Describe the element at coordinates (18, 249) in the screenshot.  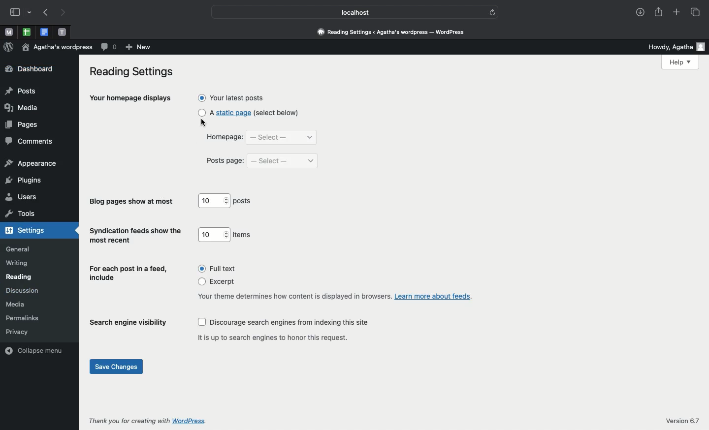
I see `general` at that location.